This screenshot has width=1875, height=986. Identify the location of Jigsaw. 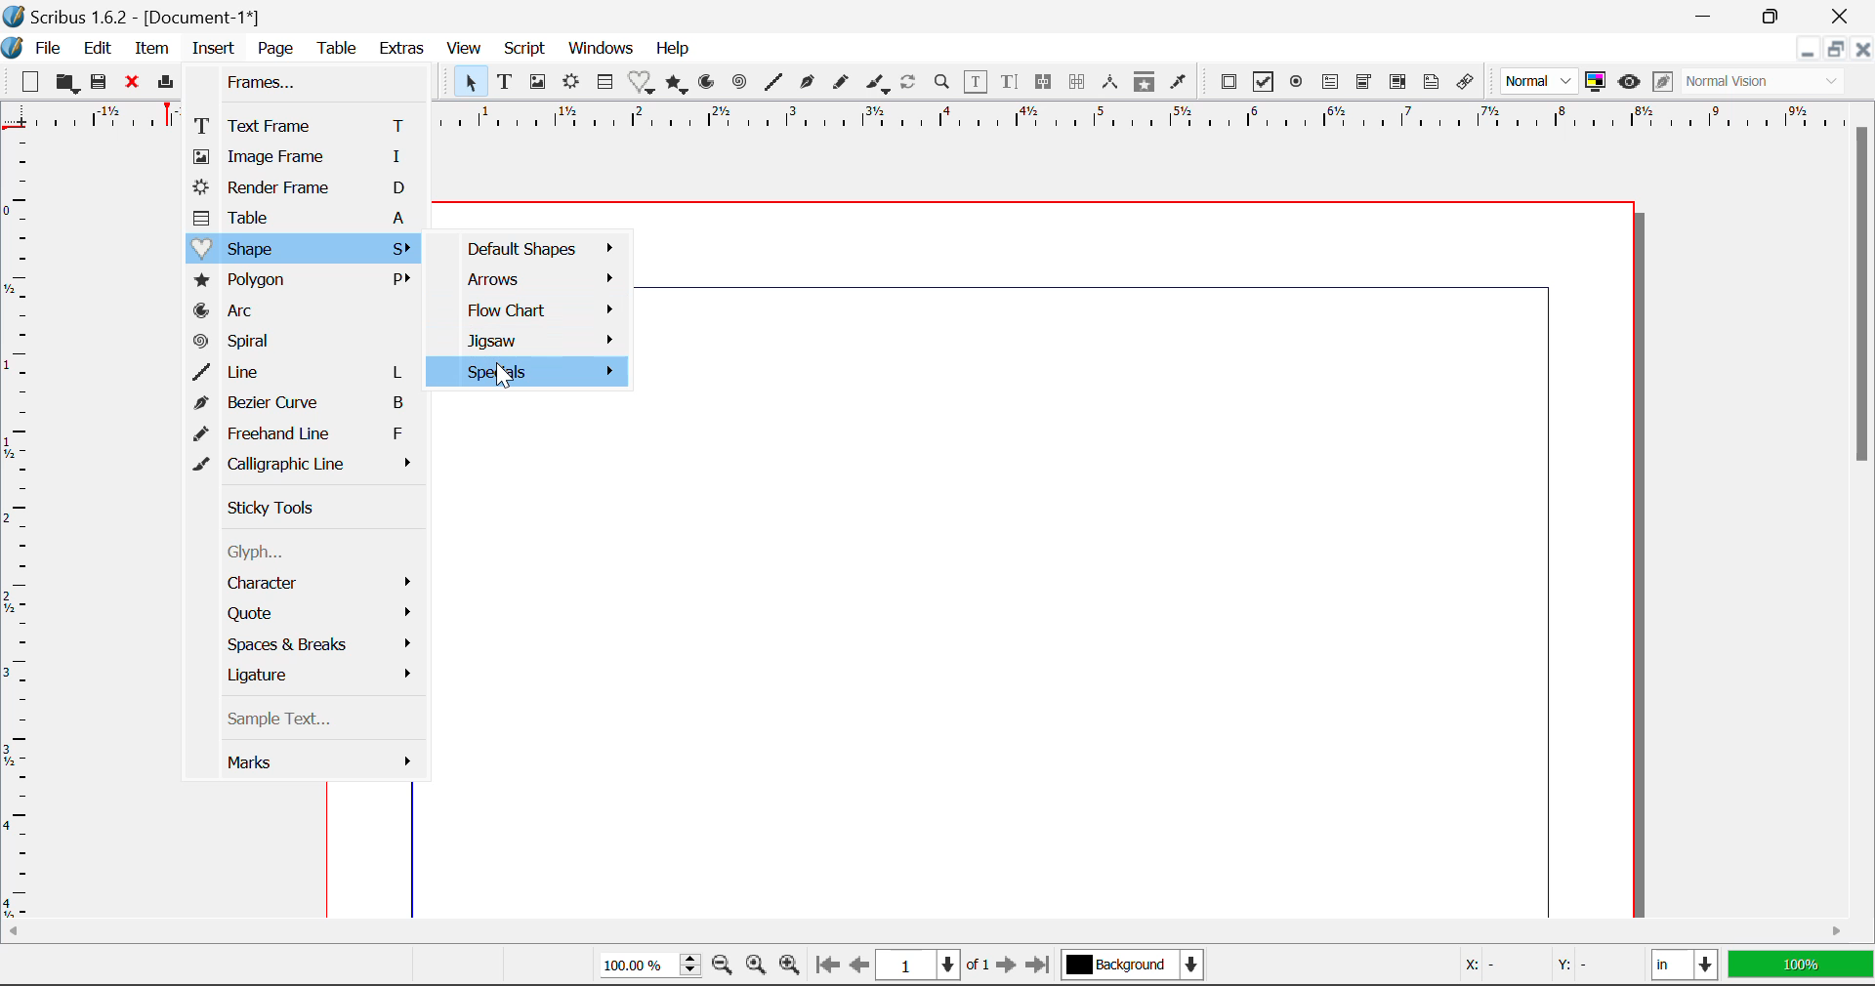
(528, 341).